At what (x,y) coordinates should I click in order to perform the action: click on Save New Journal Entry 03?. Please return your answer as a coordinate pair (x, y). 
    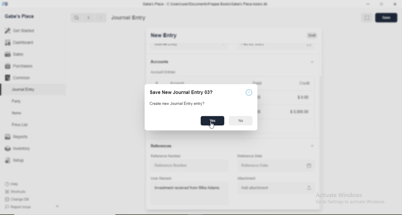
    Looking at the image, I should click on (182, 92).